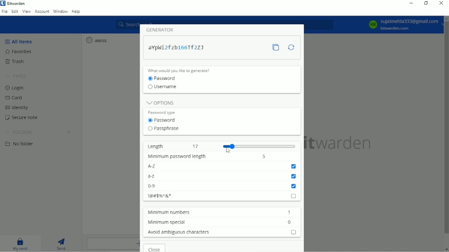 This screenshot has height=252, width=449. Describe the element at coordinates (164, 129) in the screenshot. I see `Passphrase` at that location.